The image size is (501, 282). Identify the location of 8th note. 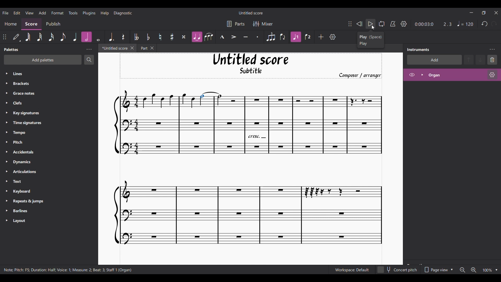
(63, 37).